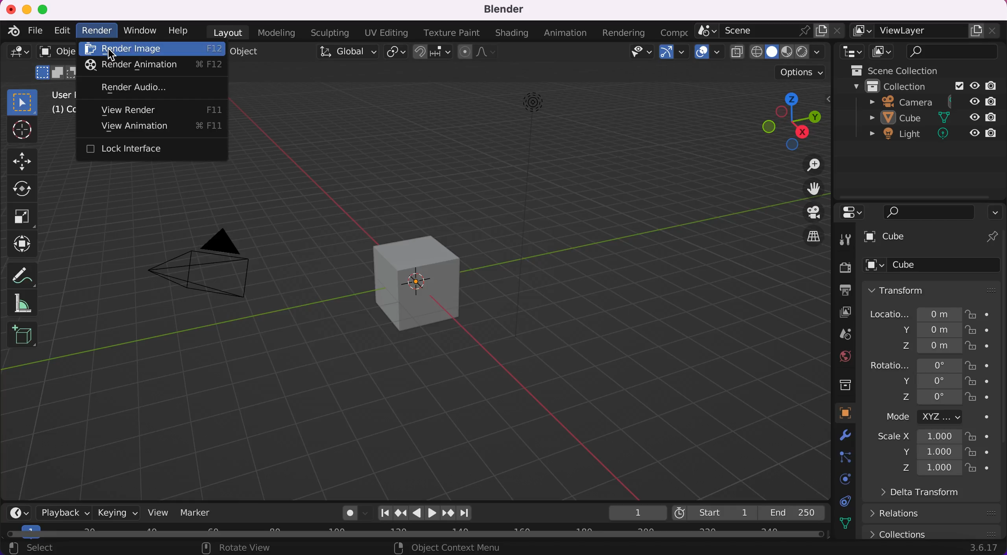 This screenshot has height=555, width=1007. I want to click on options, so click(799, 72).